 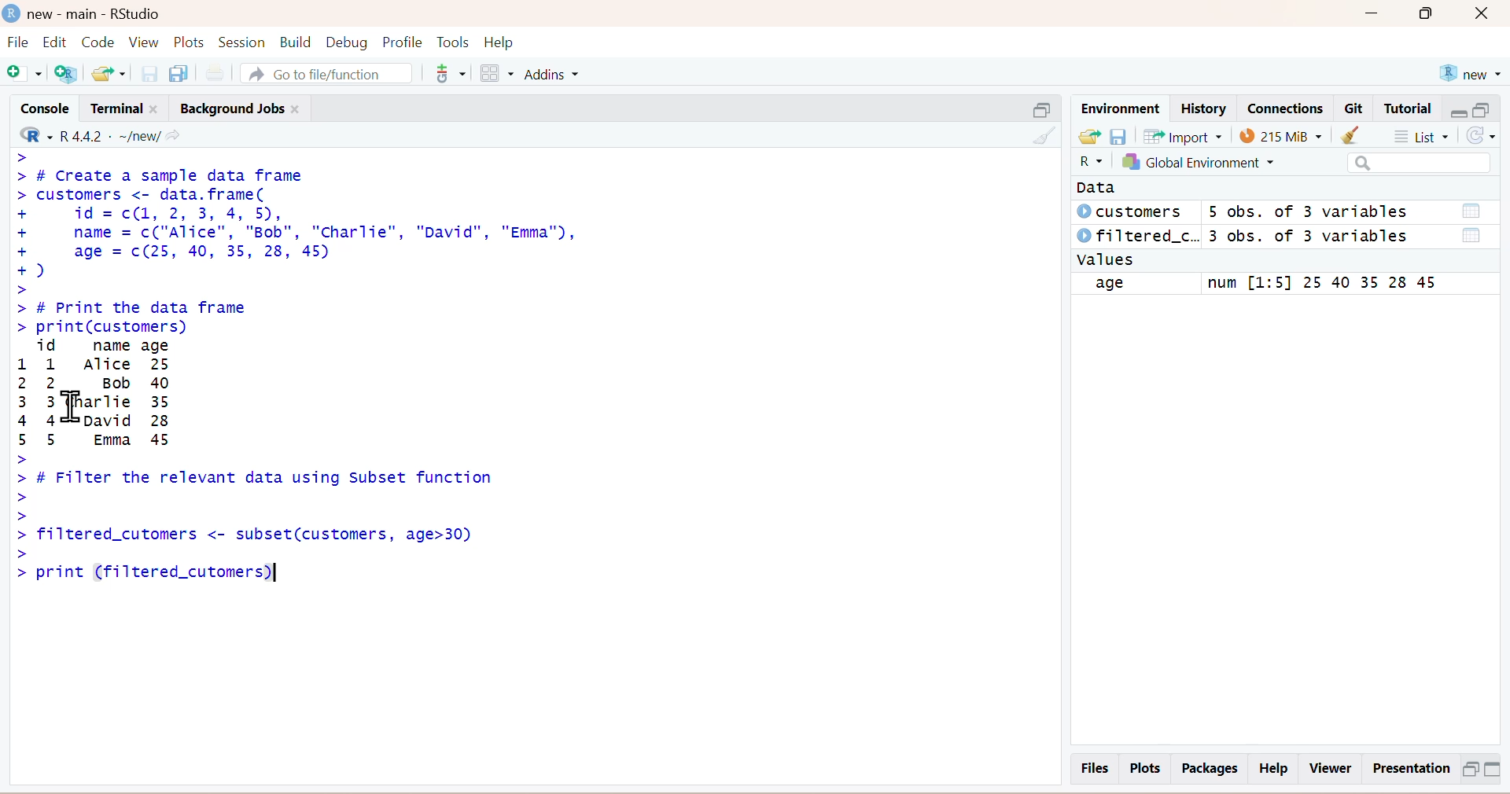 What do you see at coordinates (241, 40) in the screenshot?
I see `Session` at bounding box center [241, 40].